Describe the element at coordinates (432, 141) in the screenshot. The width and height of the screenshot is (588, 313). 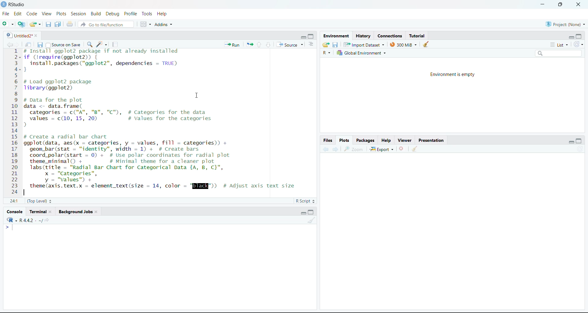
I see `Presentation` at that location.